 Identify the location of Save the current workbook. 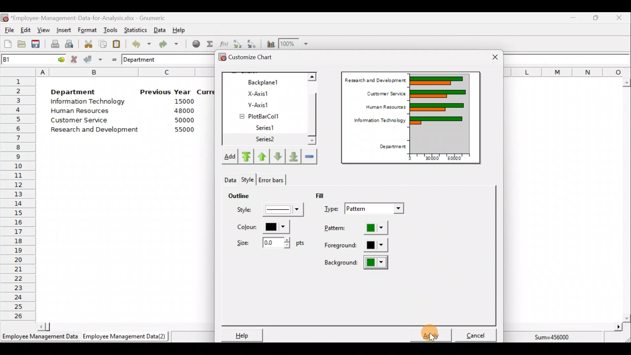
(38, 45).